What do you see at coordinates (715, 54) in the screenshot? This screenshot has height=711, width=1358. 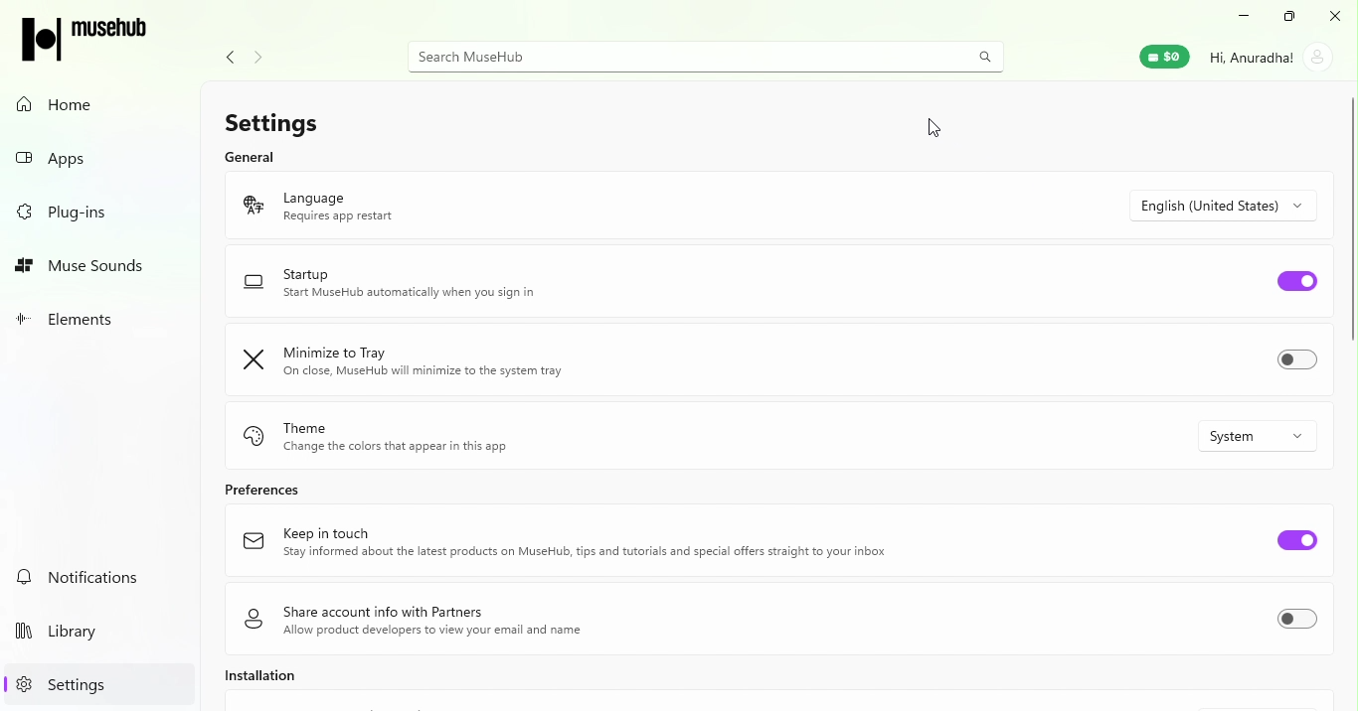 I see `Search bar` at bounding box center [715, 54].